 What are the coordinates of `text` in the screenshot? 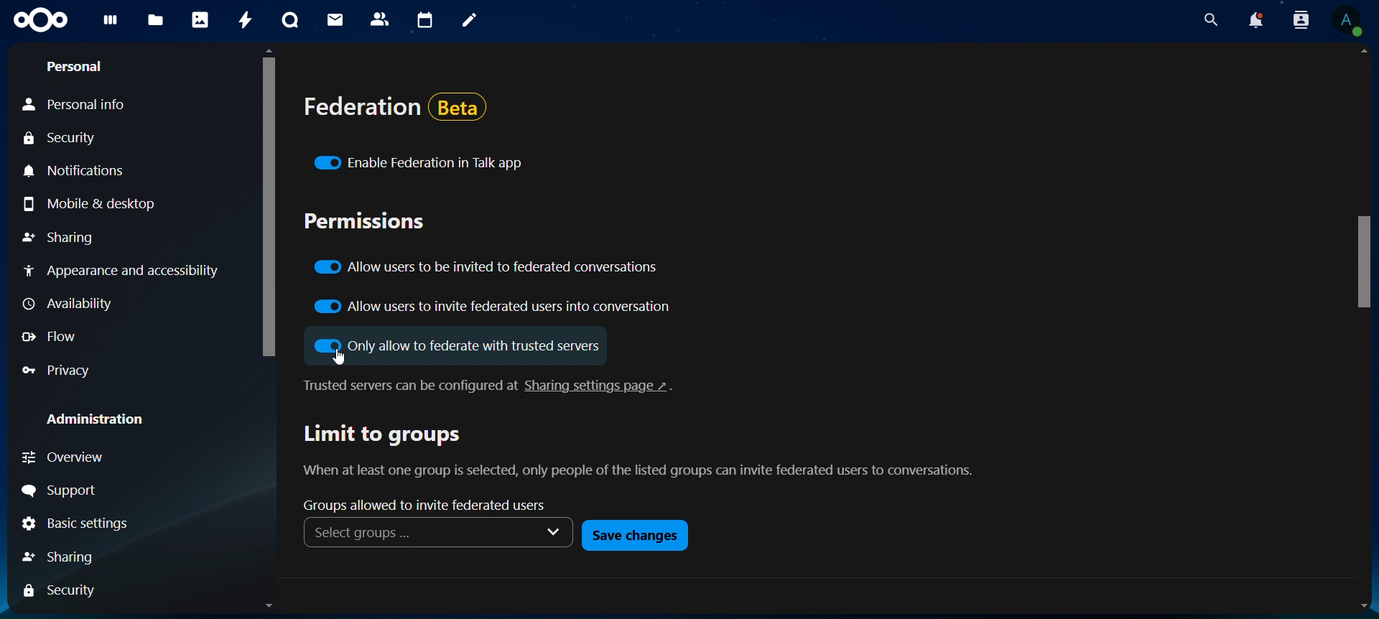 It's located at (646, 454).